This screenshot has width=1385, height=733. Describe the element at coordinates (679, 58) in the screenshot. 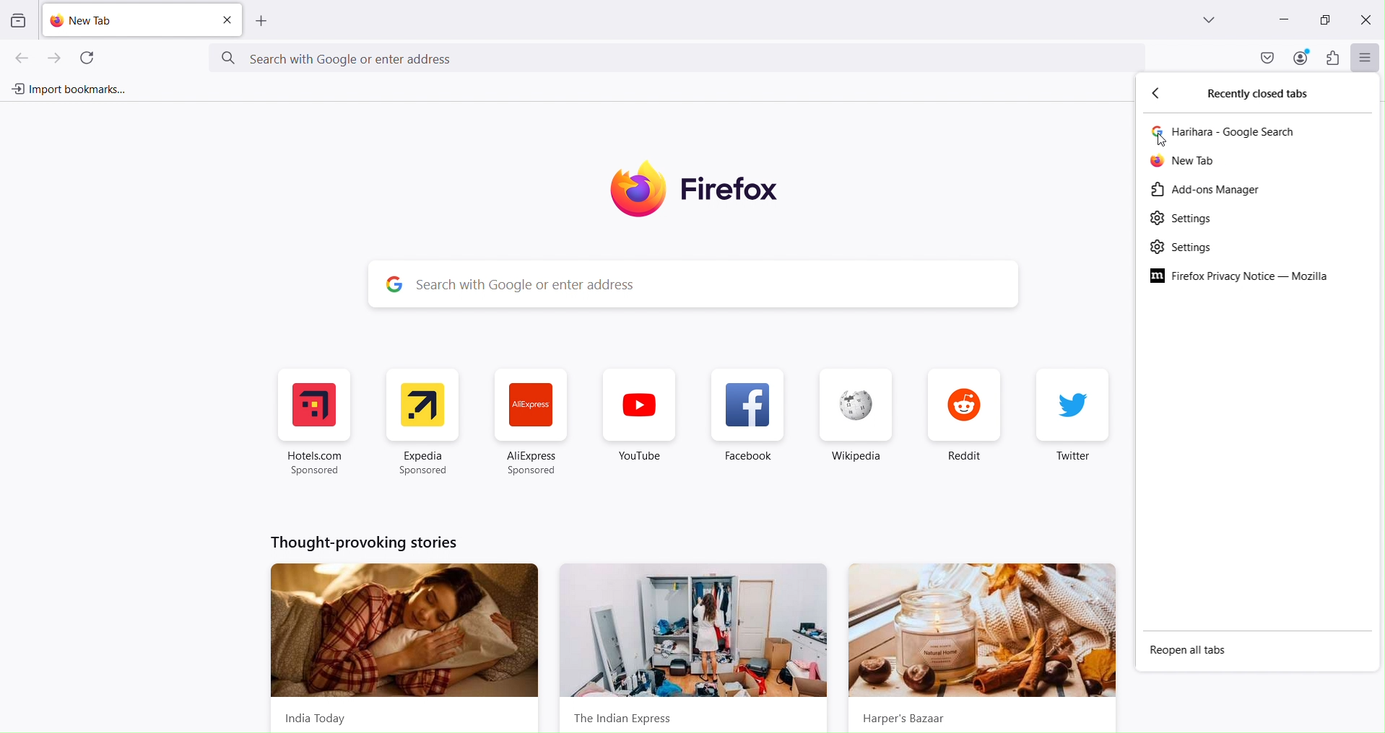

I see `Search google new address` at that location.